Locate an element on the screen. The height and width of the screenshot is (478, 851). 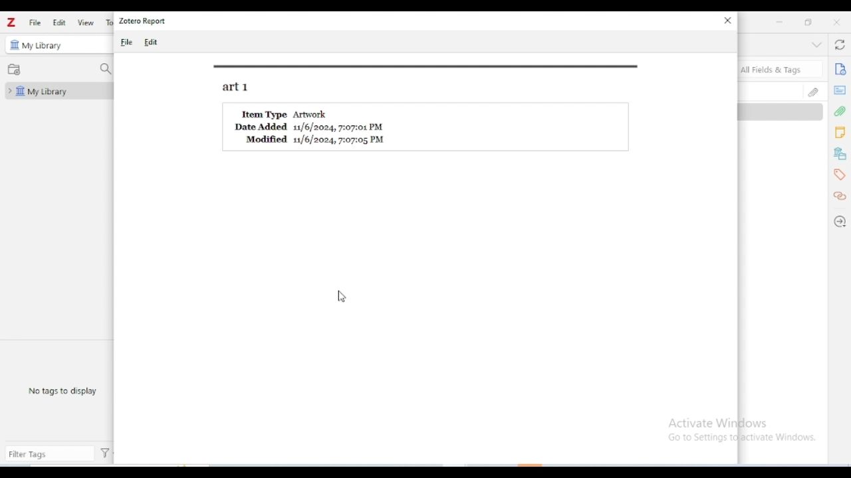
maximize is located at coordinates (807, 21).